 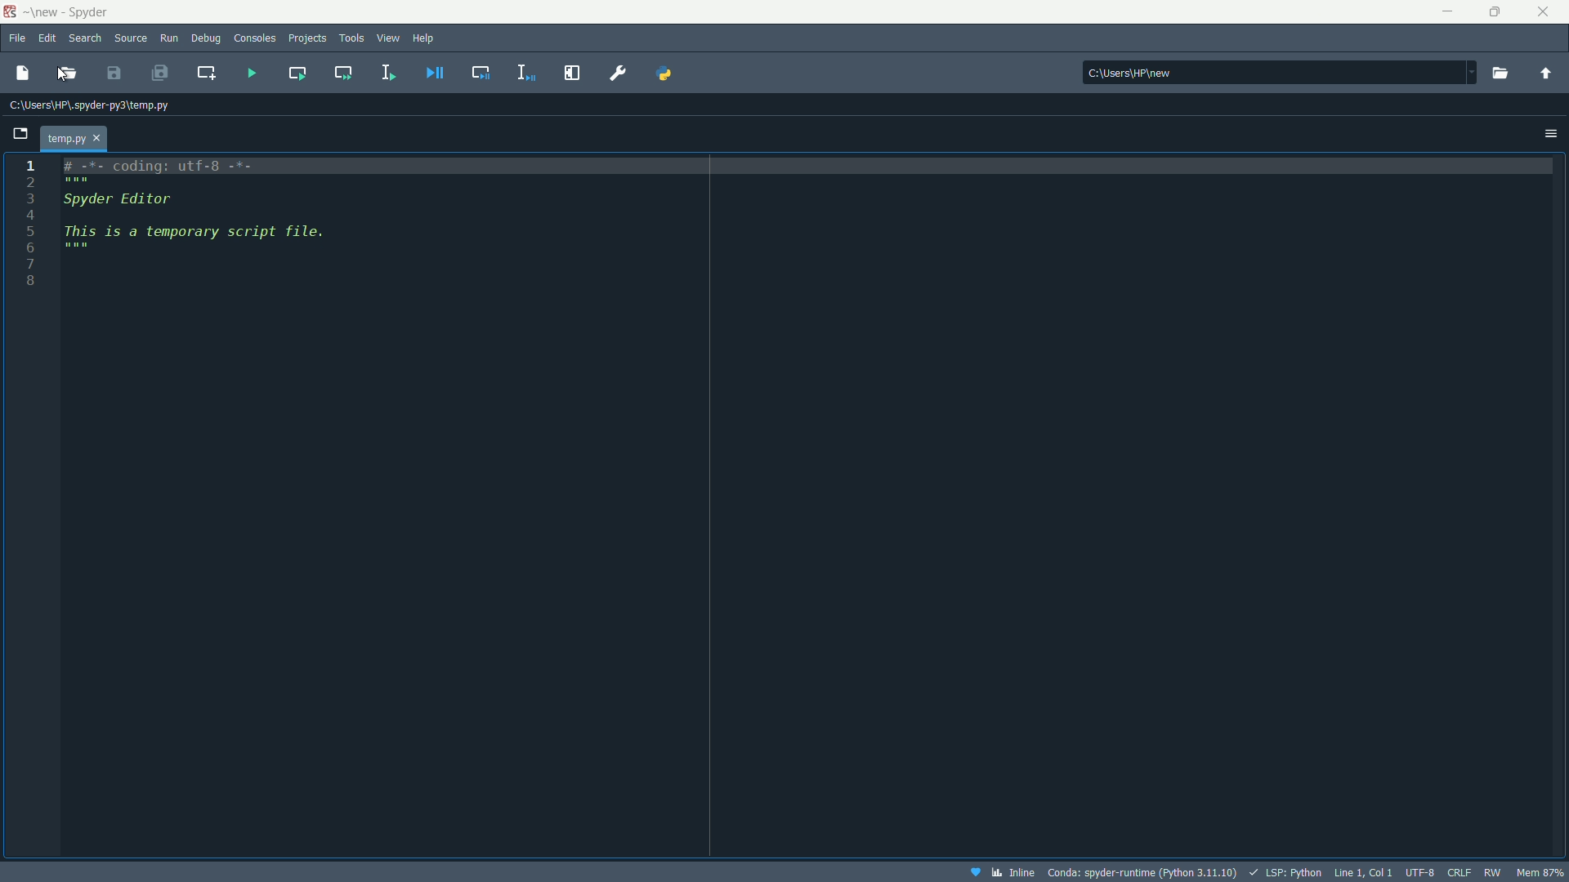 I want to click on create new cell at the current line, so click(x=208, y=73).